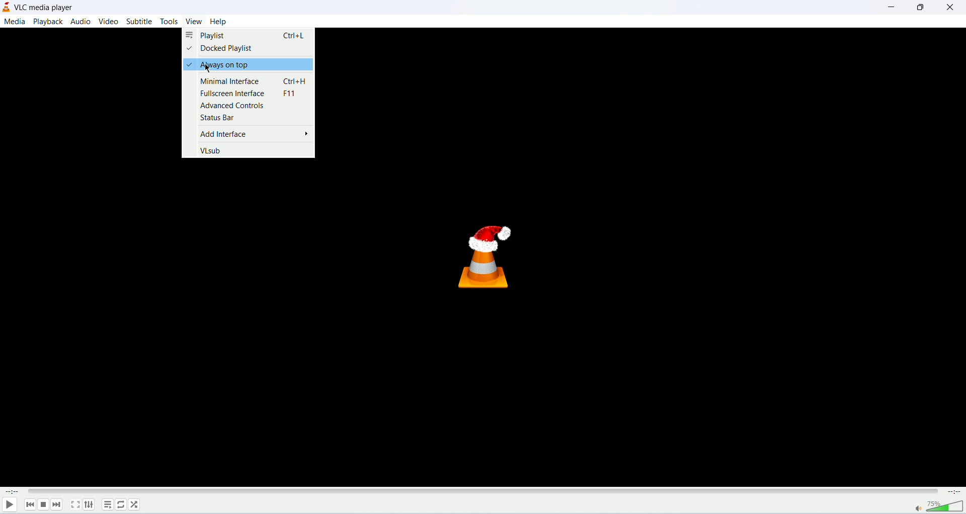 The height and width of the screenshot is (514, 966). What do you see at coordinates (211, 150) in the screenshot?
I see `VLsub` at bounding box center [211, 150].